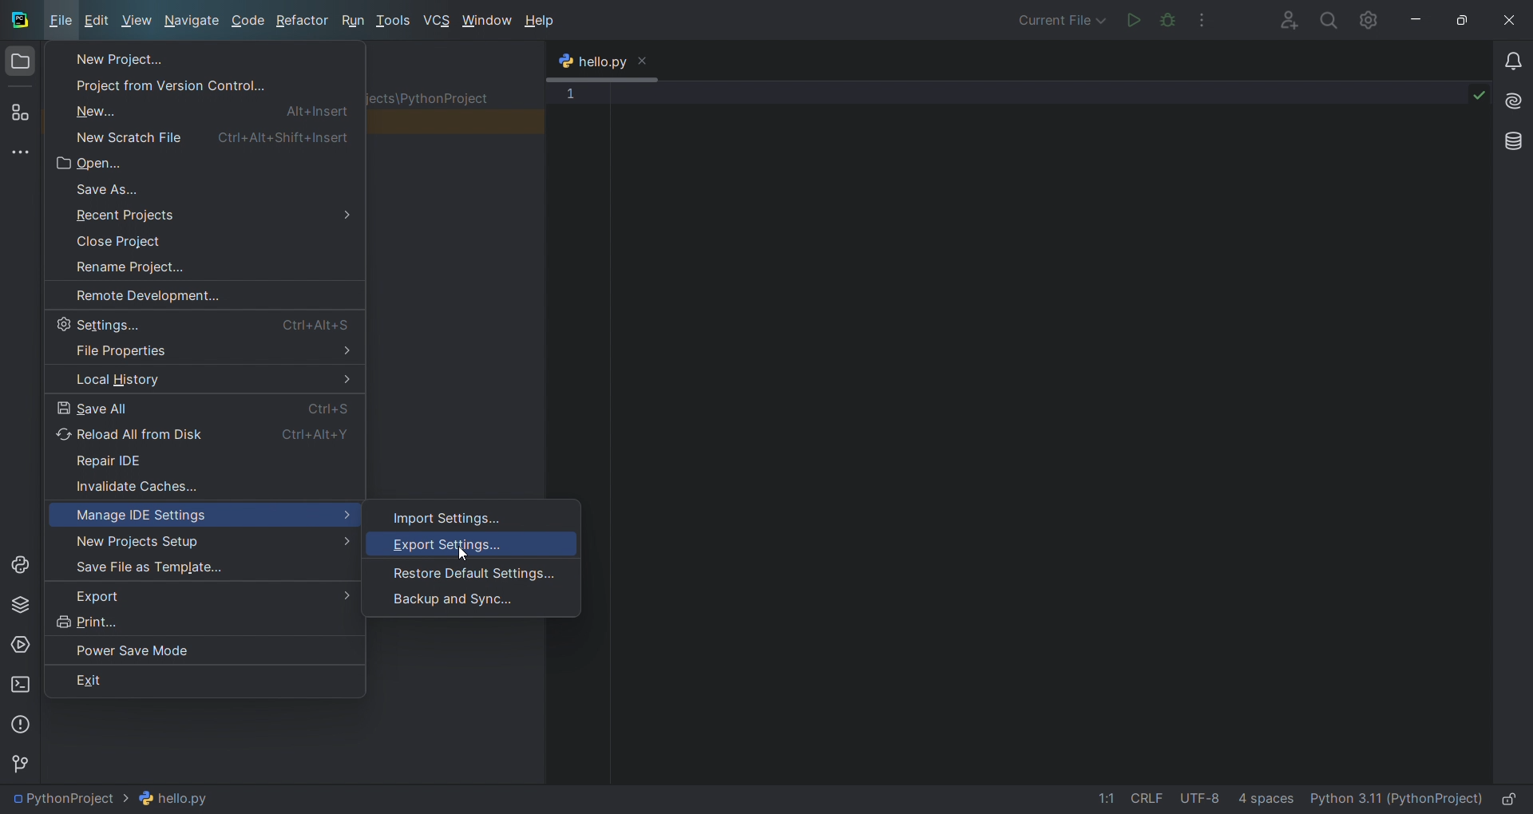 This screenshot has height=814, width=1533. I want to click on tab, so click(603, 63).